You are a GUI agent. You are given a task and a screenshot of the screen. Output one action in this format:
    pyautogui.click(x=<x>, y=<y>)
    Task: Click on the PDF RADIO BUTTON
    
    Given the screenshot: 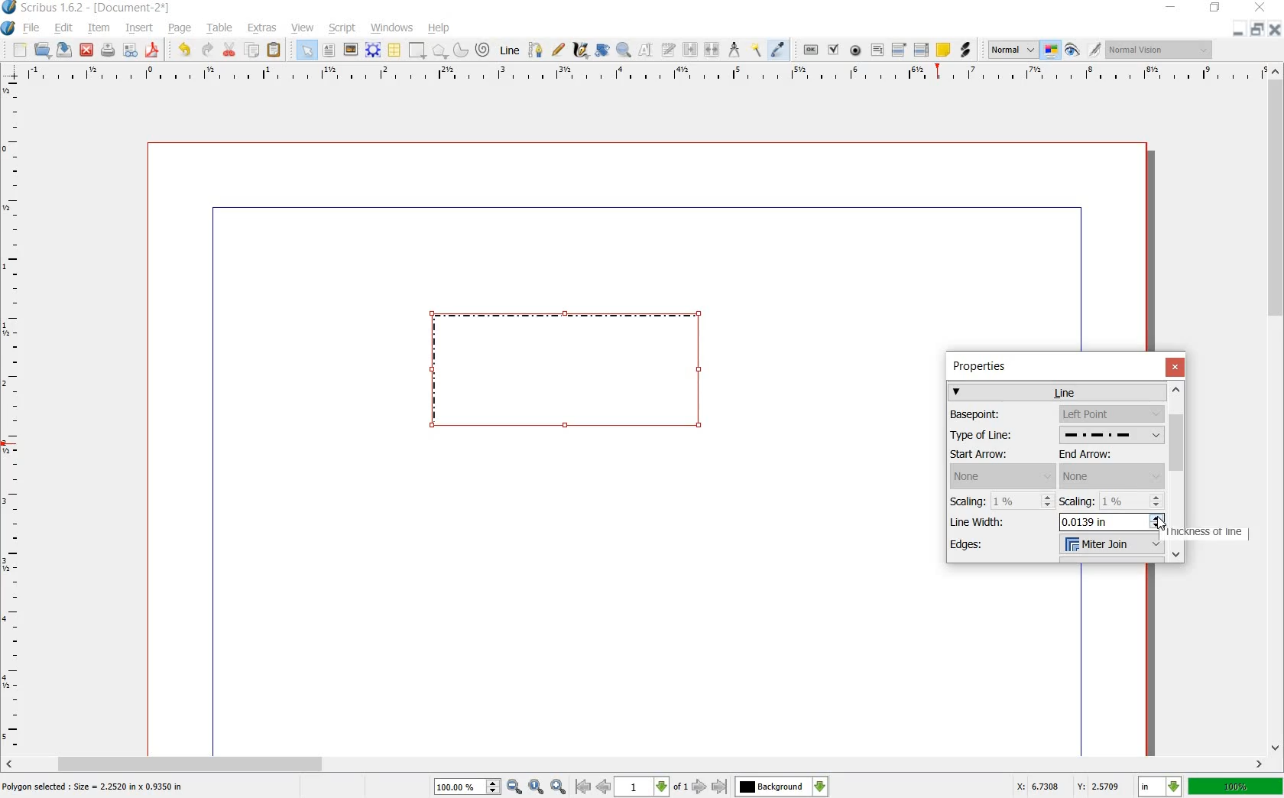 What is the action you would take?
    pyautogui.click(x=856, y=50)
    